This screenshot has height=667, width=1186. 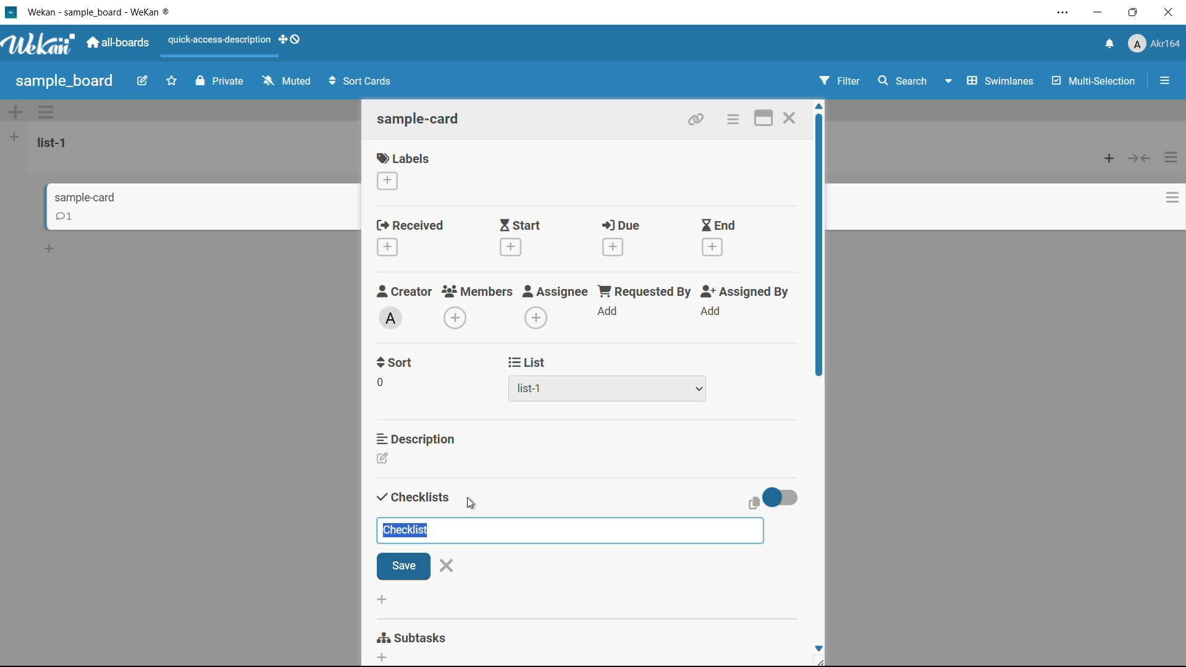 What do you see at coordinates (419, 119) in the screenshot?
I see `sample-card` at bounding box center [419, 119].